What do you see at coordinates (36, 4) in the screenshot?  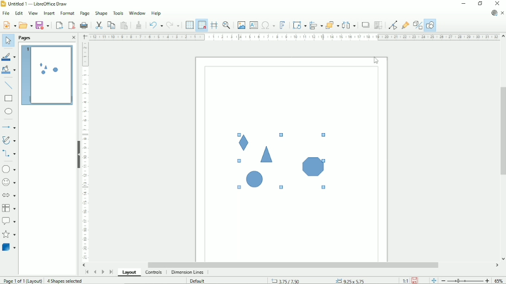 I see `Title` at bounding box center [36, 4].